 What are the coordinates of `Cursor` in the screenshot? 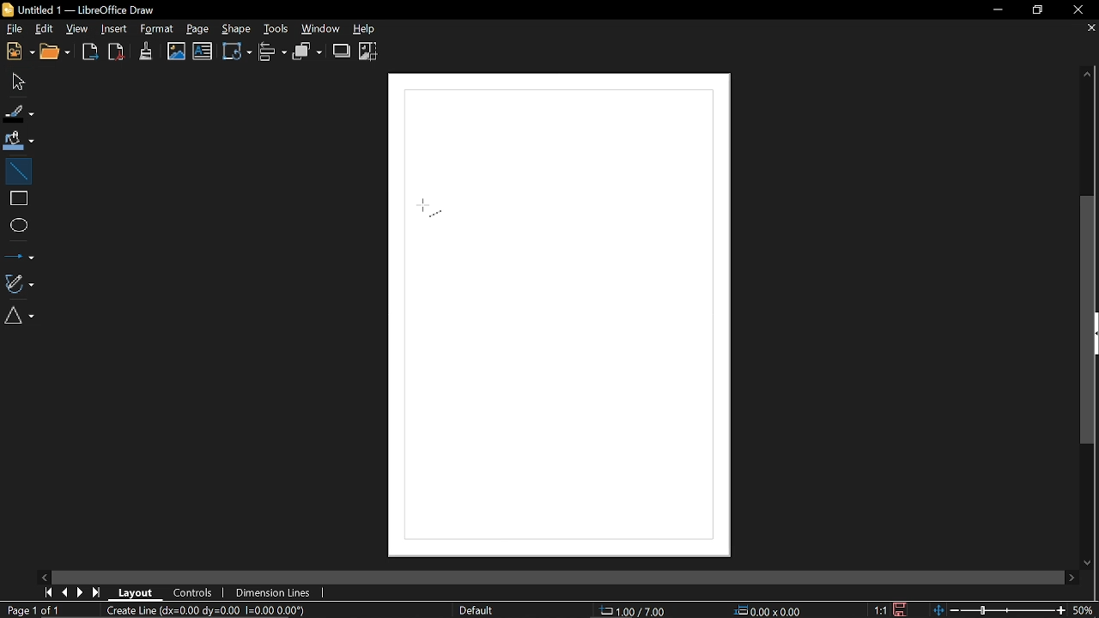 It's located at (431, 209).